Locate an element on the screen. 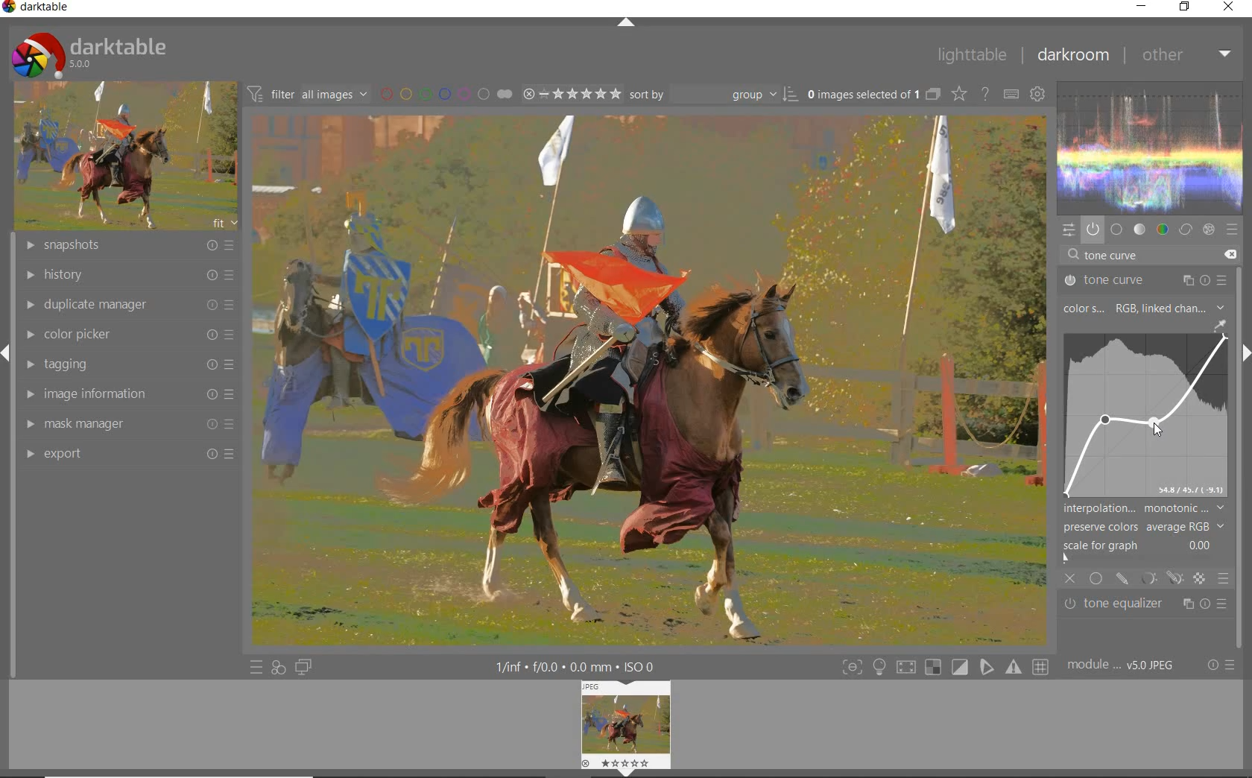 Image resolution: width=1252 pixels, height=778 pixels. define keyboard shortcuts is located at coordinates (1011, 95).